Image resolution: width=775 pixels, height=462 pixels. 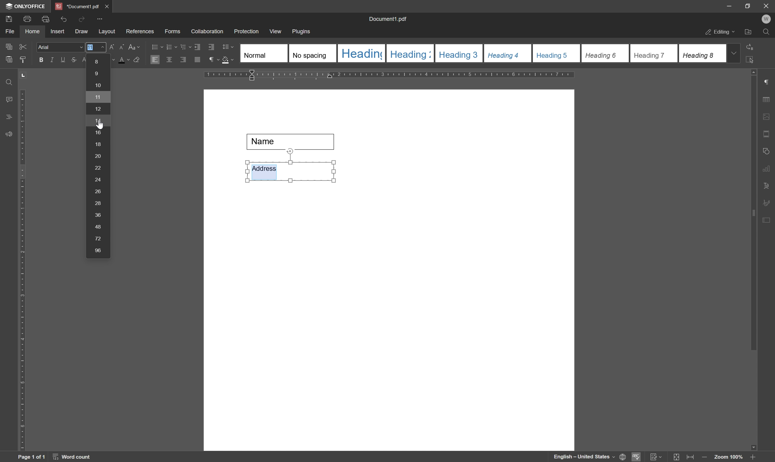 What do you see at coordinates (140, 31) in the screenshot?
I see `references` at bounding box center [140, 31].